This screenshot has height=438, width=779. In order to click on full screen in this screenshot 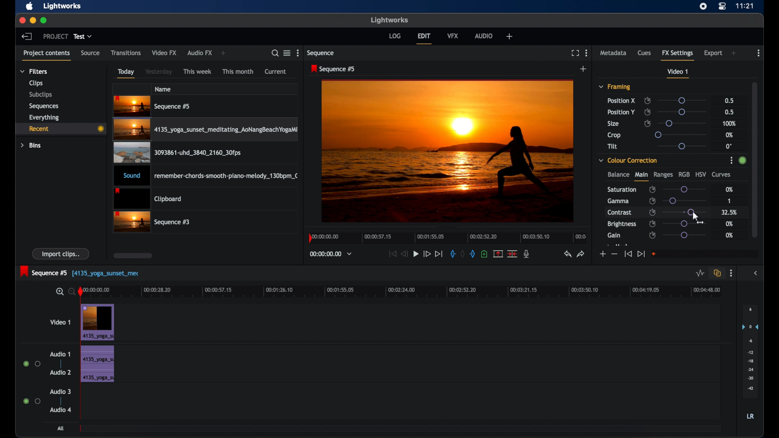, I will do `click(575, 53)`.